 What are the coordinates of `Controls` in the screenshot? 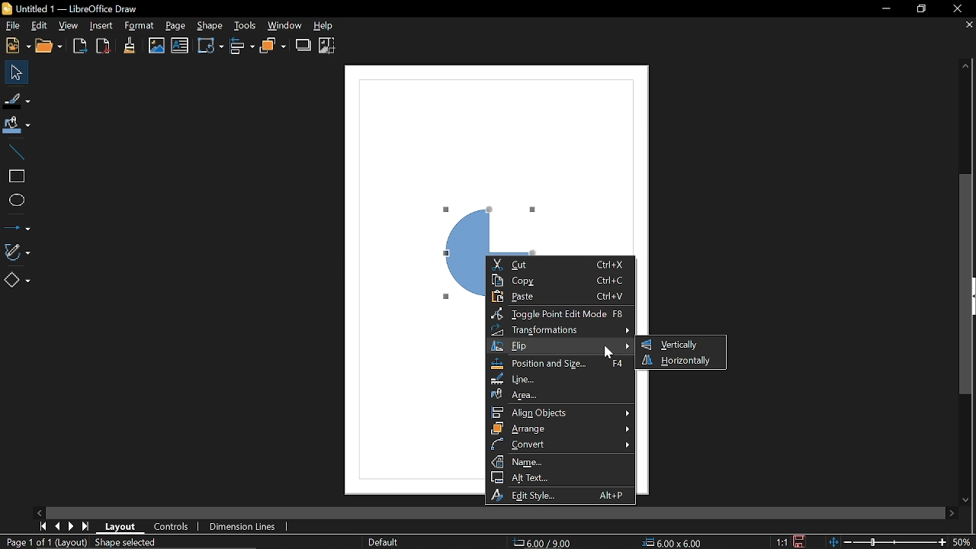 It's located at (173, 526).